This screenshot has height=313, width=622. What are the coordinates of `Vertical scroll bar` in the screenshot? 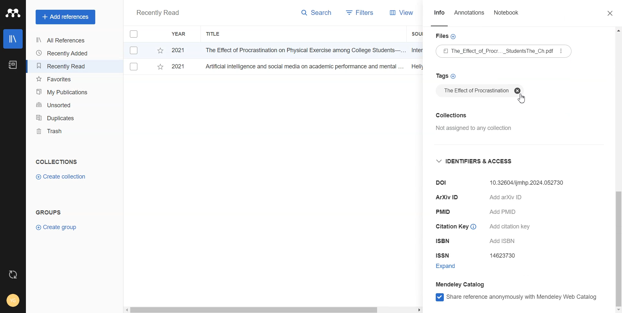 It's located at (618, 170).